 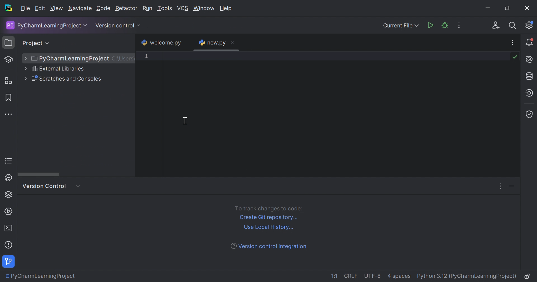 What do you see at coordinates (483, 276) in the screenshot?
I see `(PyCharmLearningProject)` at bounding box center [483, 276].